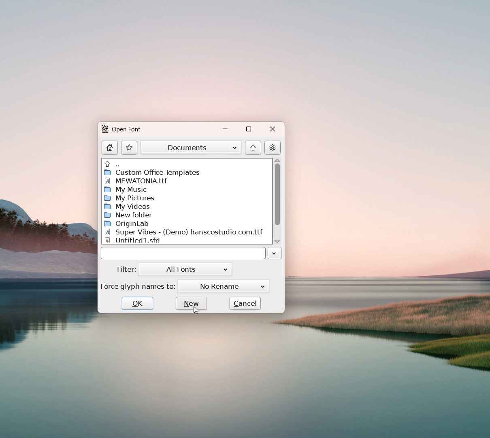 This screenshot has width=490, height=438. Describe the element at coordinates (275, 253) in the screenshot. I see `click to see previous file locations` at that location.